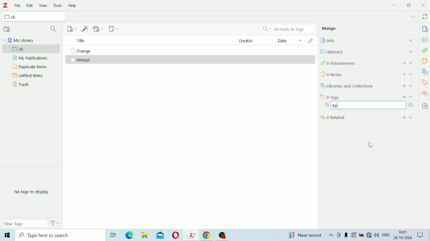 The width and height of the screenshot is (430, 241). Describe the element at coordinates (60, 235) in the screenshot. I see `Type here to search` at that location.